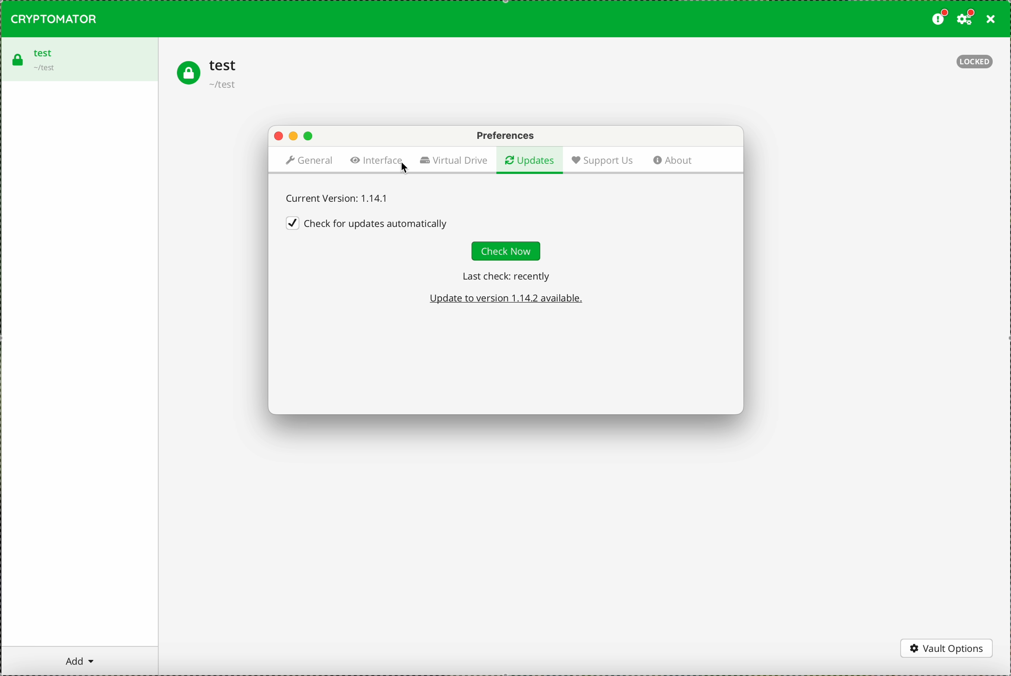  Describe the element at coordinates (938, 19) in the screenshot. I see `donate` at that location.